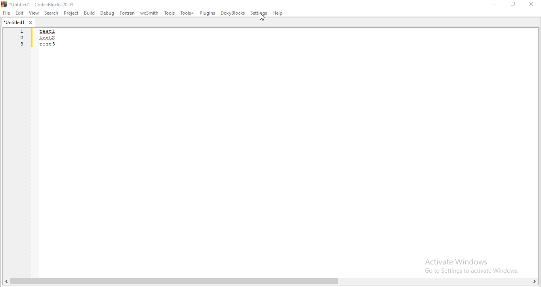 The image size is (541, 287). I want to click on test2, so click(47, 38).